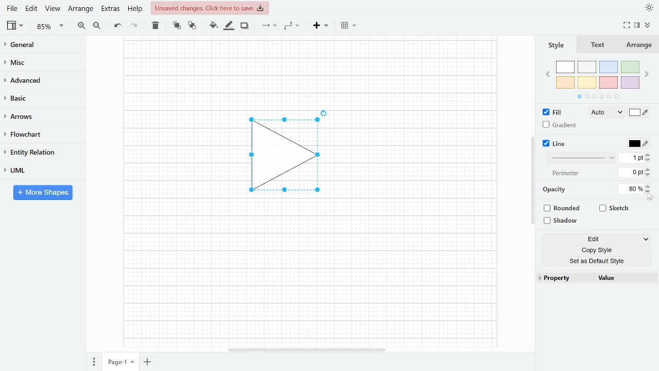 The image size is (659, 371). I want to click on white, so click(565, 68).